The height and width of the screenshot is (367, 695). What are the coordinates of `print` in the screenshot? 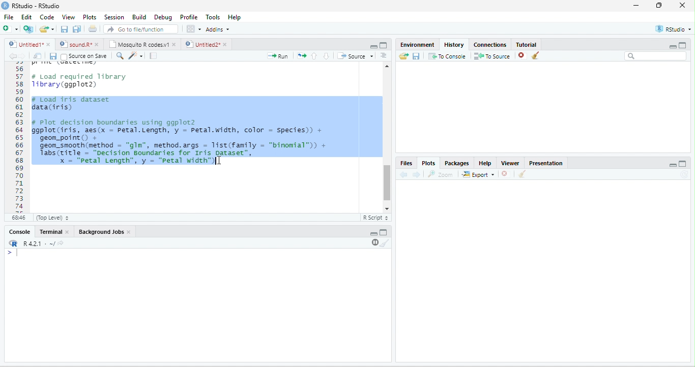 It's located at (92, 28).